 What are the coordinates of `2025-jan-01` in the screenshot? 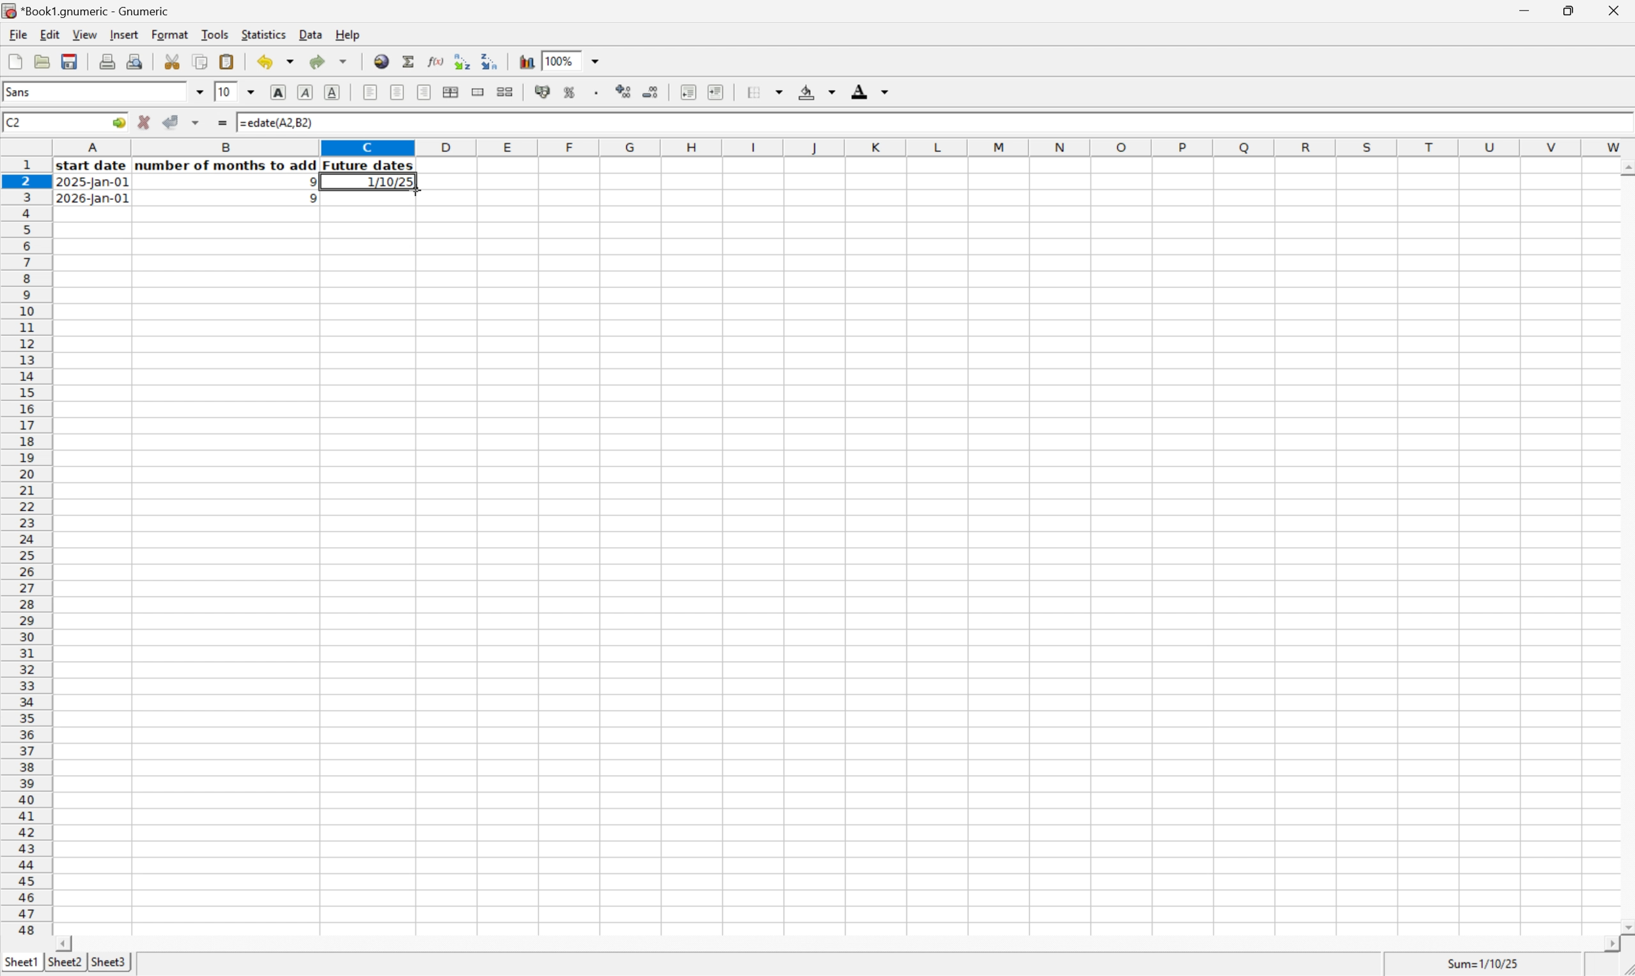 It's located at (94, 184).